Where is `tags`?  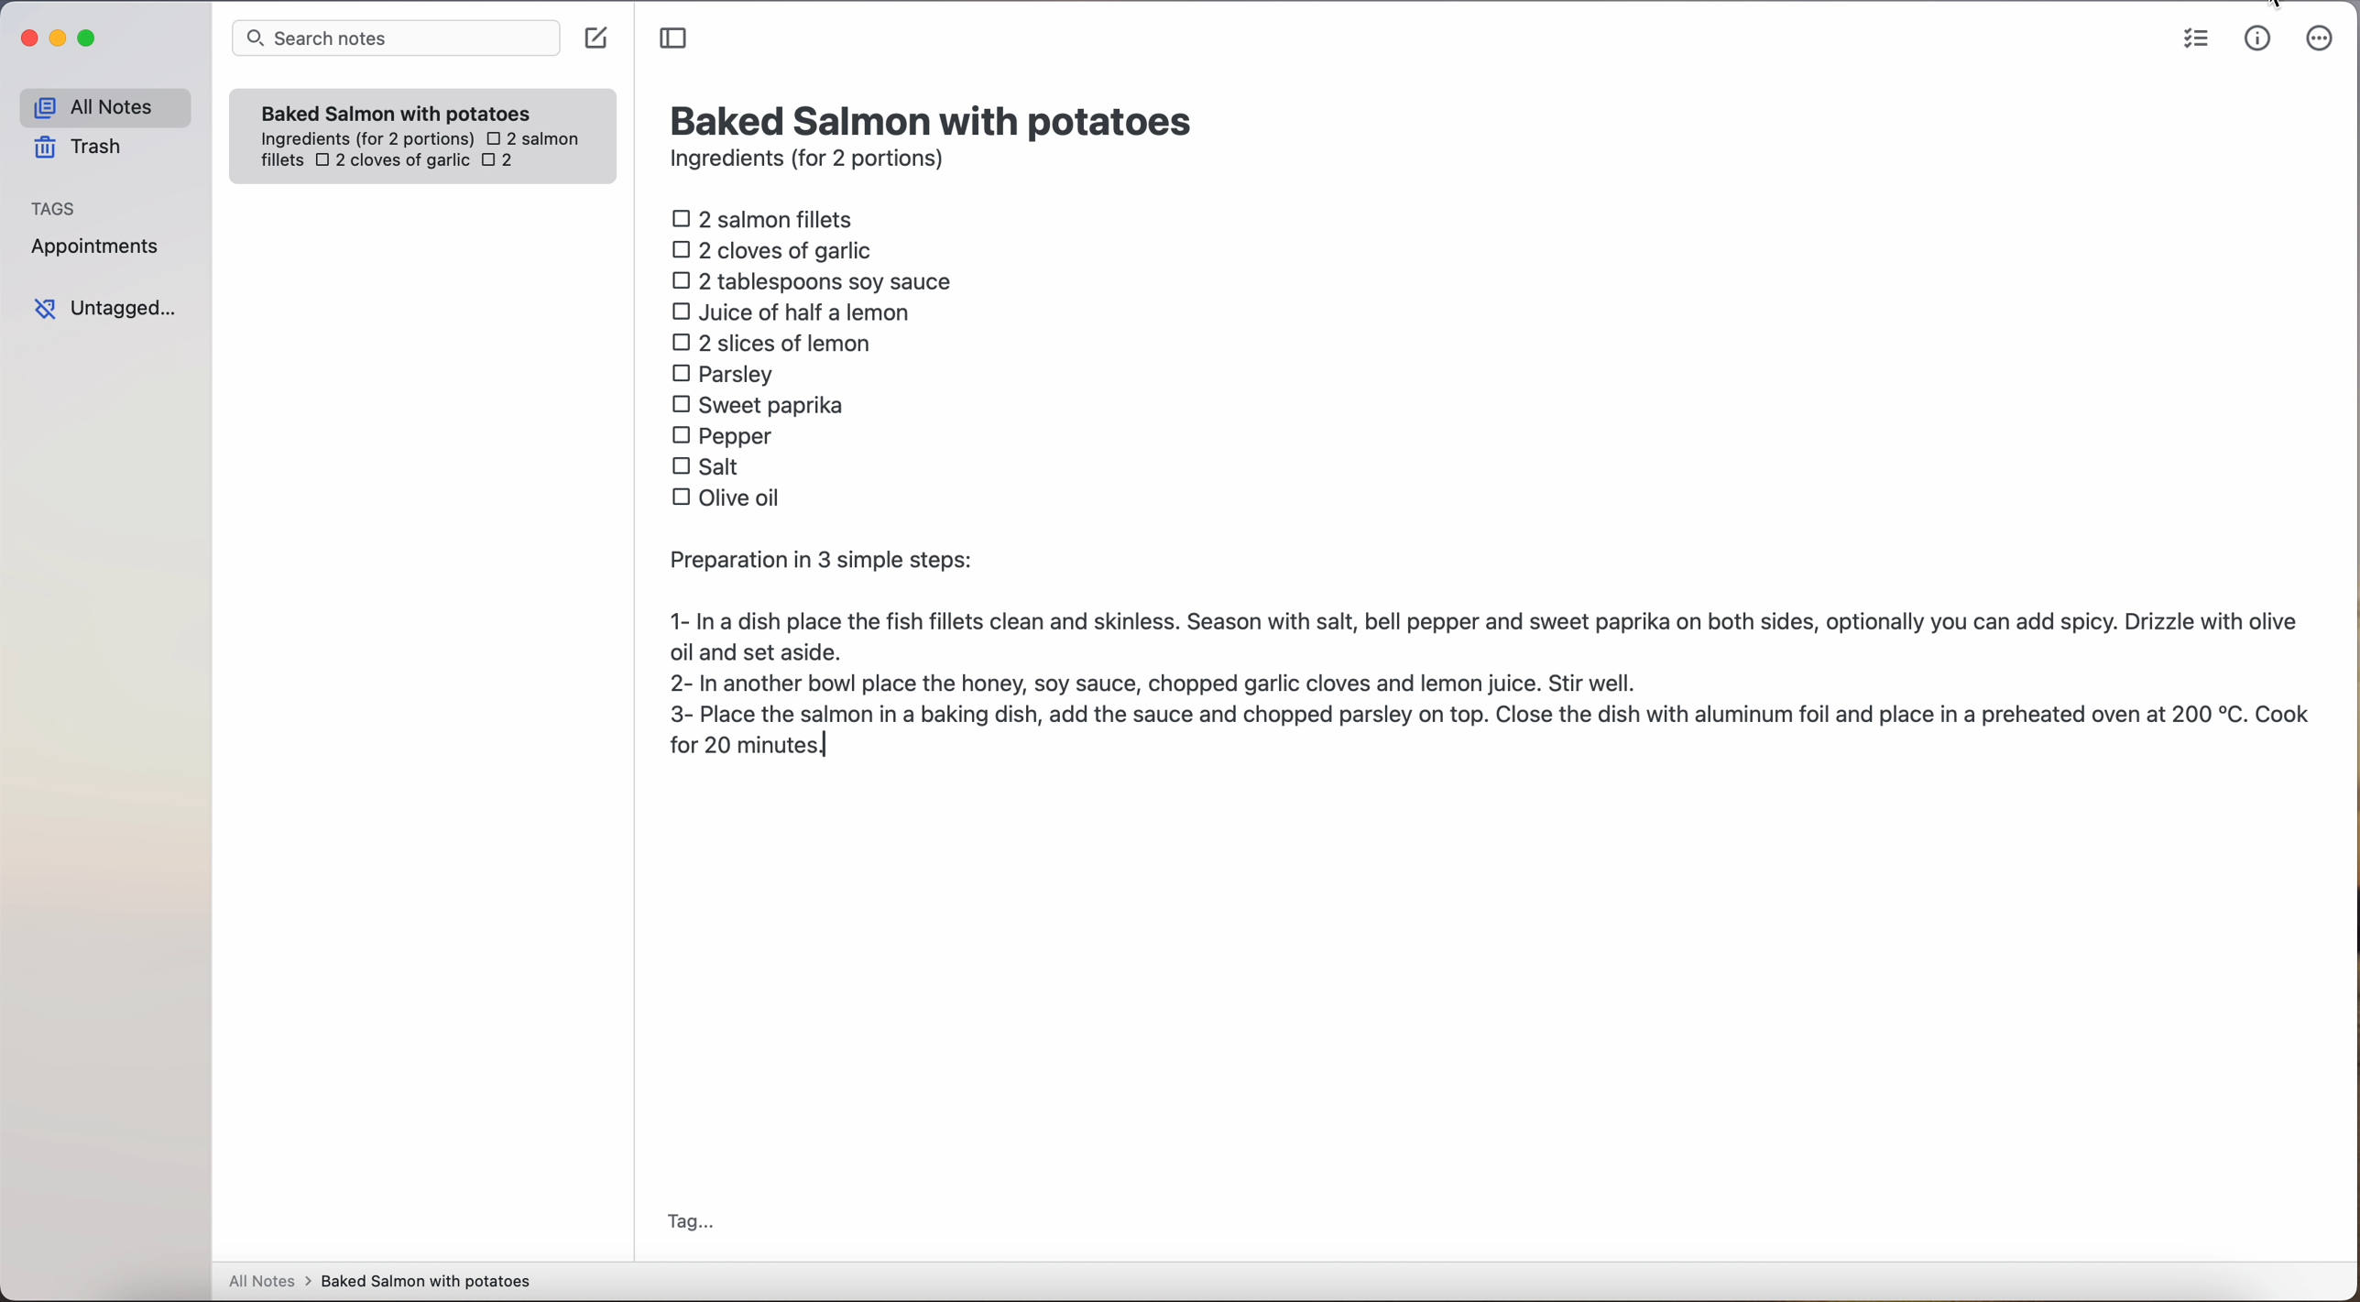 tags is located at coordinates (54, 206).